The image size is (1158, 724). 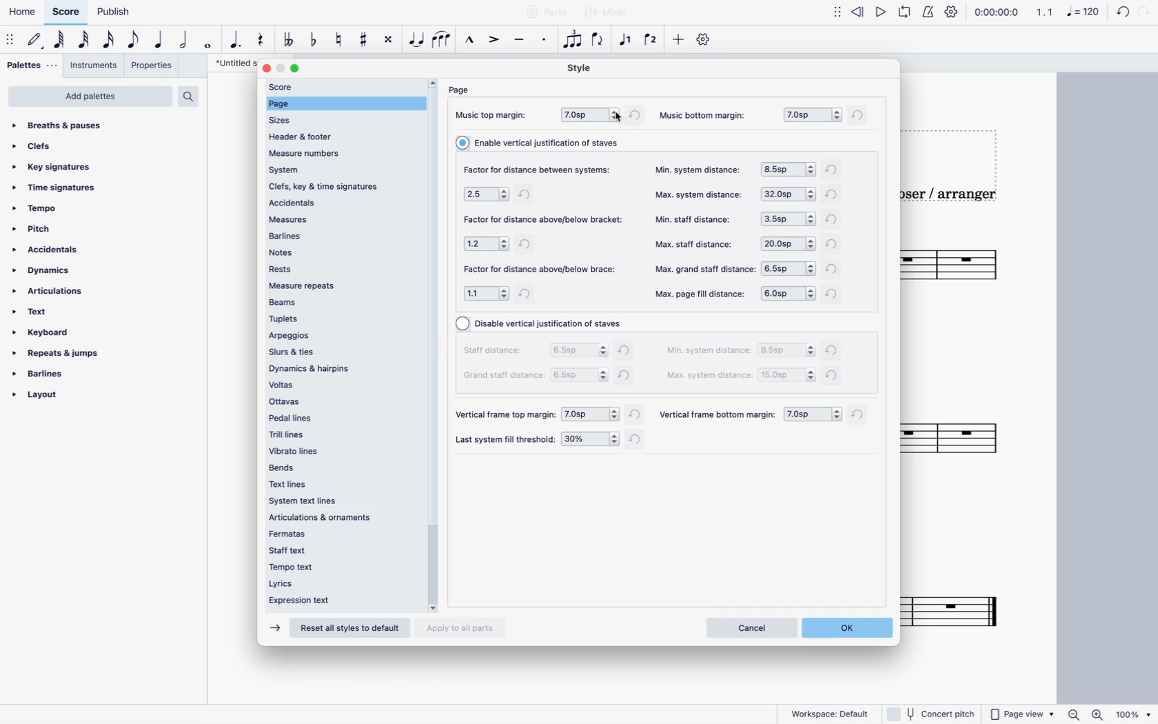 What do you see at coordinates (973, 268) in the screenshot?
I see `score` at bounding box center [973, 268].